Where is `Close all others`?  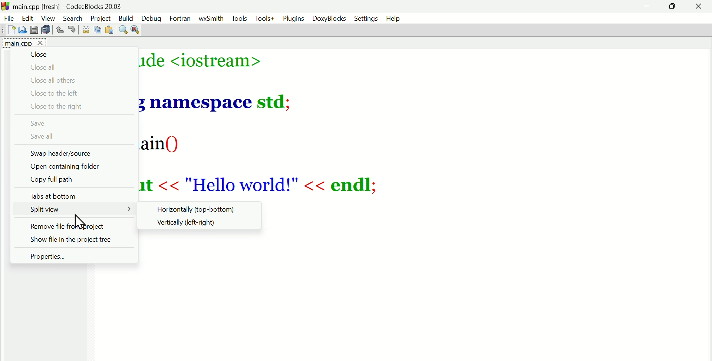
Close all others is located at coordinates (67, 80).